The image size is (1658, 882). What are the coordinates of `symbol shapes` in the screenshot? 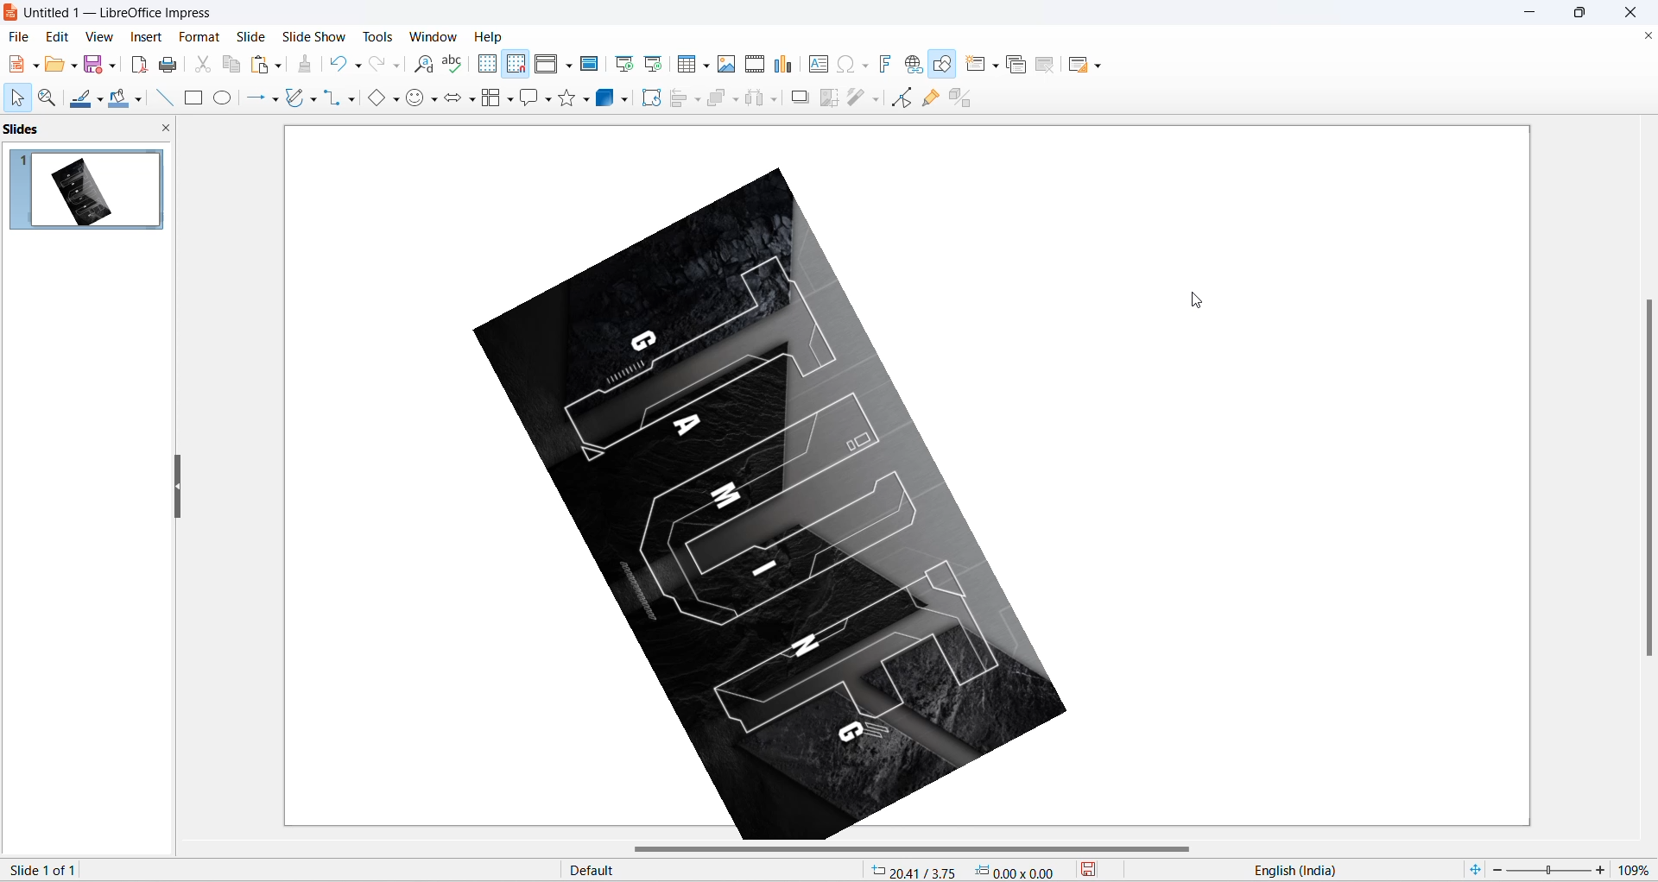 It's located at (436, 102).